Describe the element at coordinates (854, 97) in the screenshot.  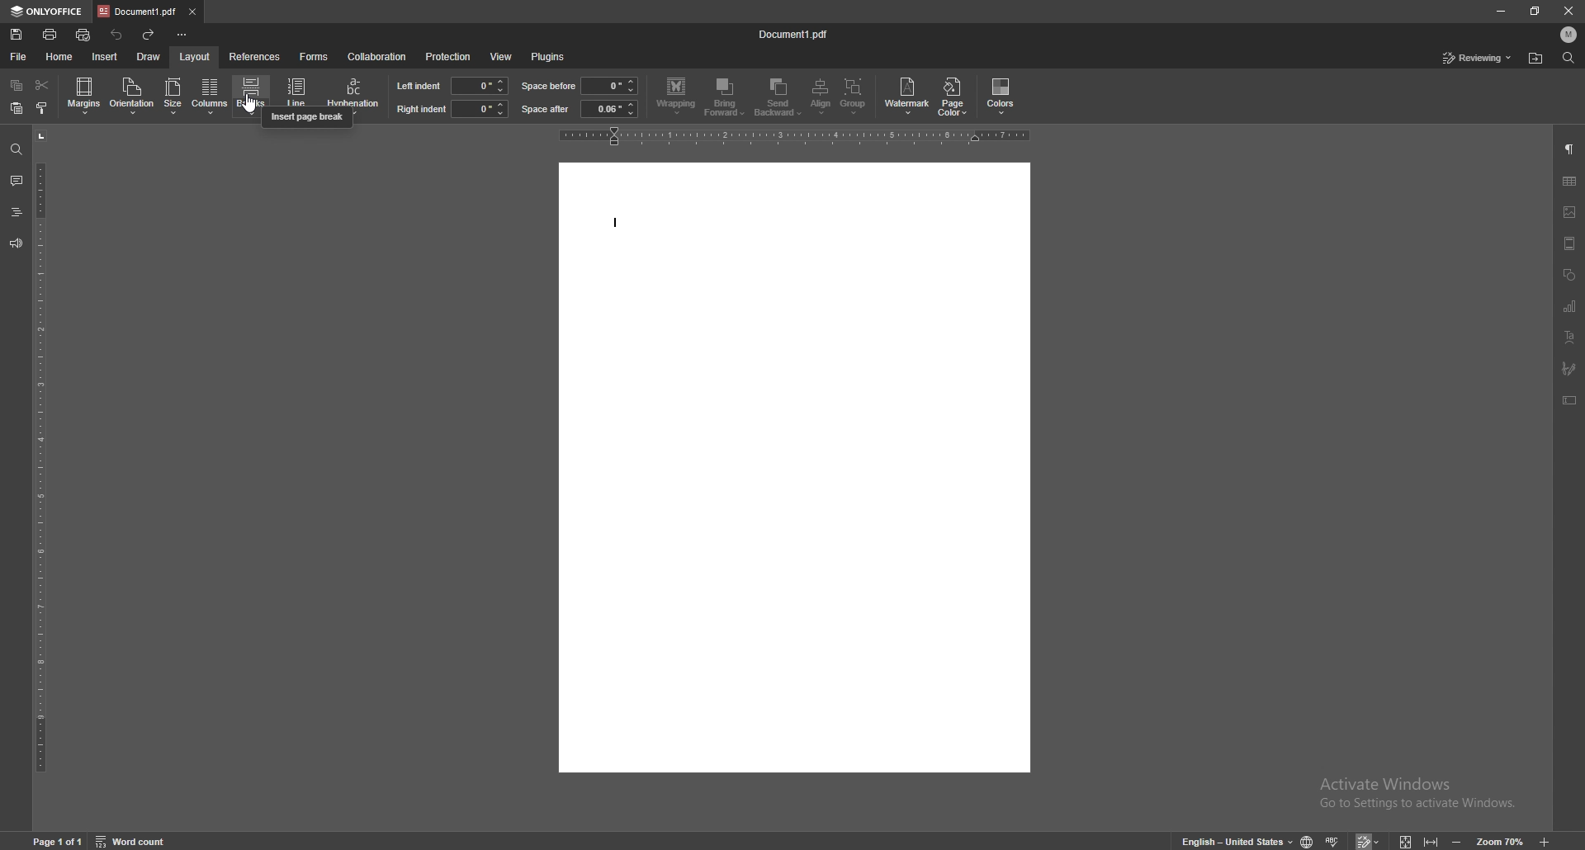
I see `group` at that location.